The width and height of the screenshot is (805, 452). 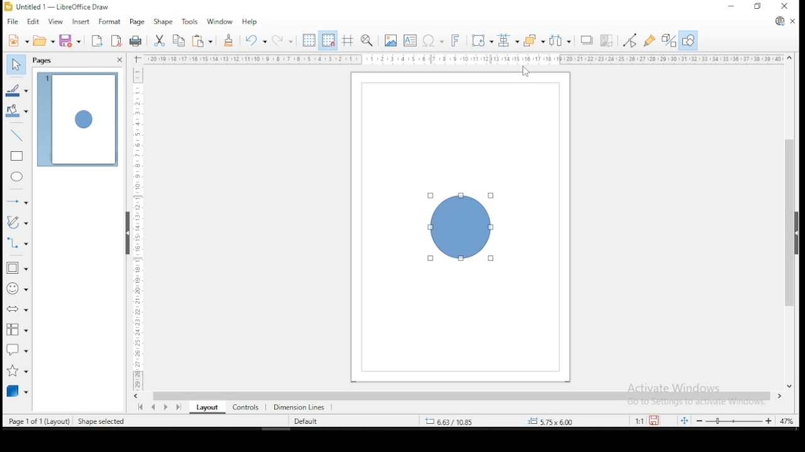 I want to click on clone formatting, so click(x=228, y=40).